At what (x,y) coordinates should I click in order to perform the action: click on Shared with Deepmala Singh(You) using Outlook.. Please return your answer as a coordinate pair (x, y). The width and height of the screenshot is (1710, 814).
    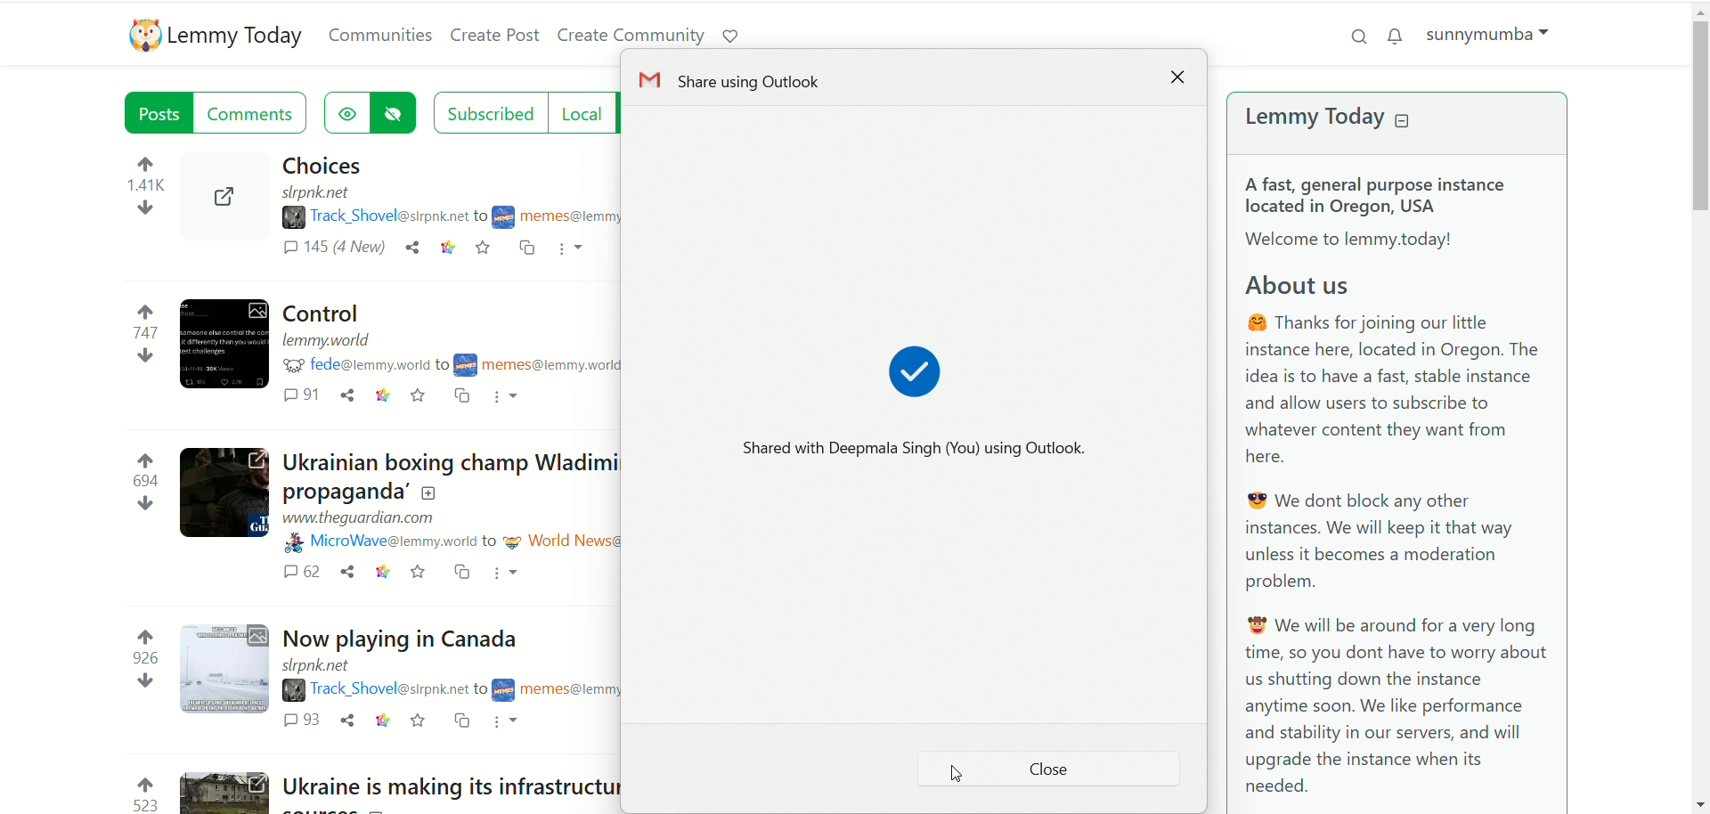
    Looking at the image, I should click on (911, 450).